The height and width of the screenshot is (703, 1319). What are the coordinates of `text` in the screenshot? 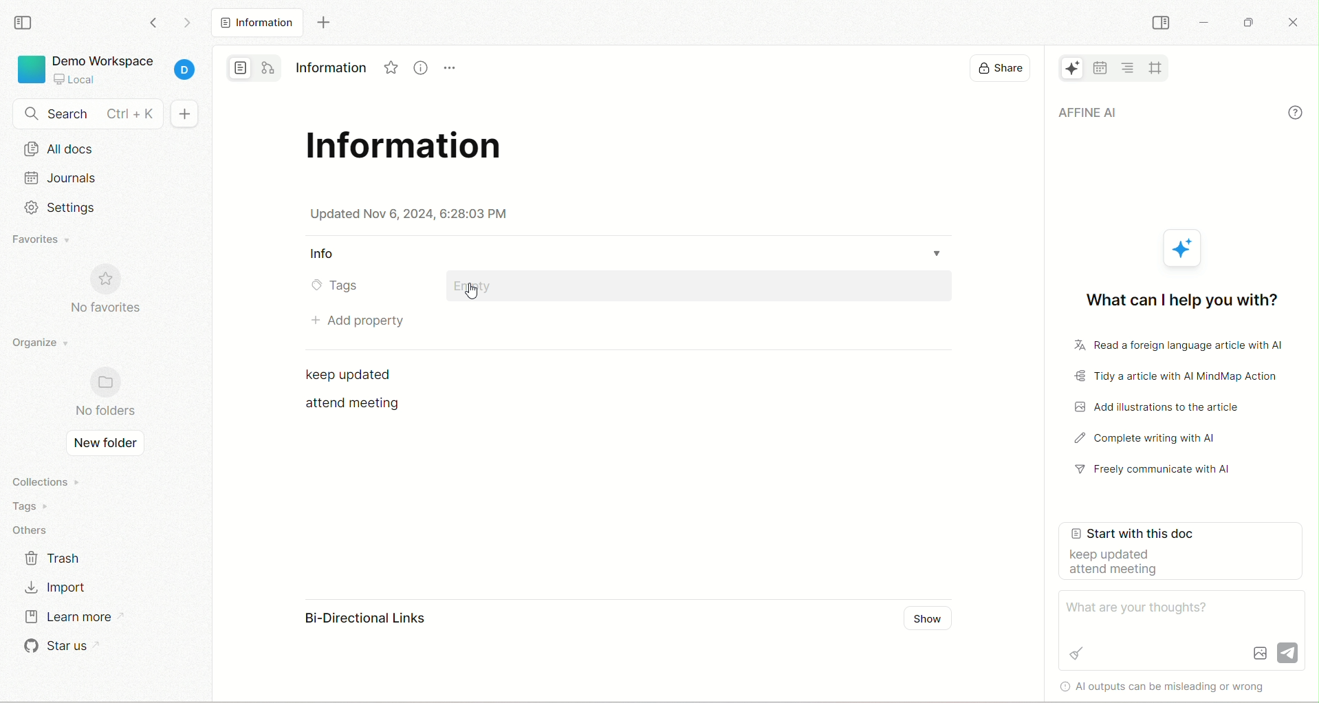 It's located at (351, 376).